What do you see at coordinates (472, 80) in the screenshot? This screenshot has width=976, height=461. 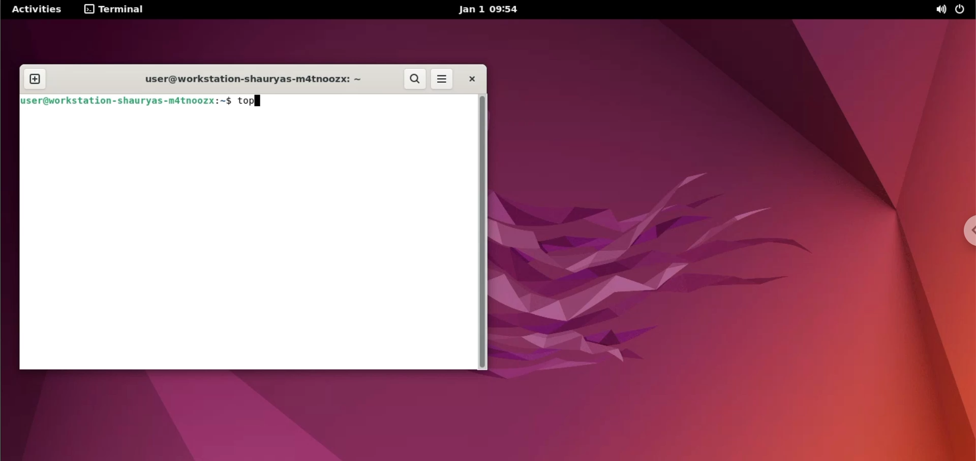 I see `close` at bounding box center [472, 80].